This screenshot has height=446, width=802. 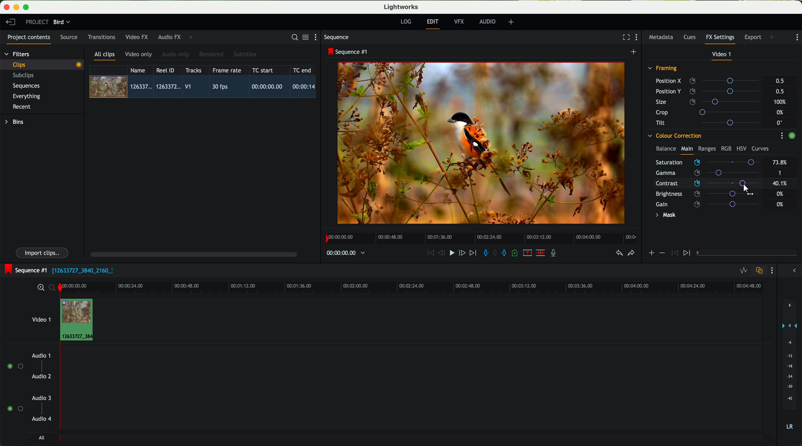 I want to click on add panel, so click(x=192, y=37).